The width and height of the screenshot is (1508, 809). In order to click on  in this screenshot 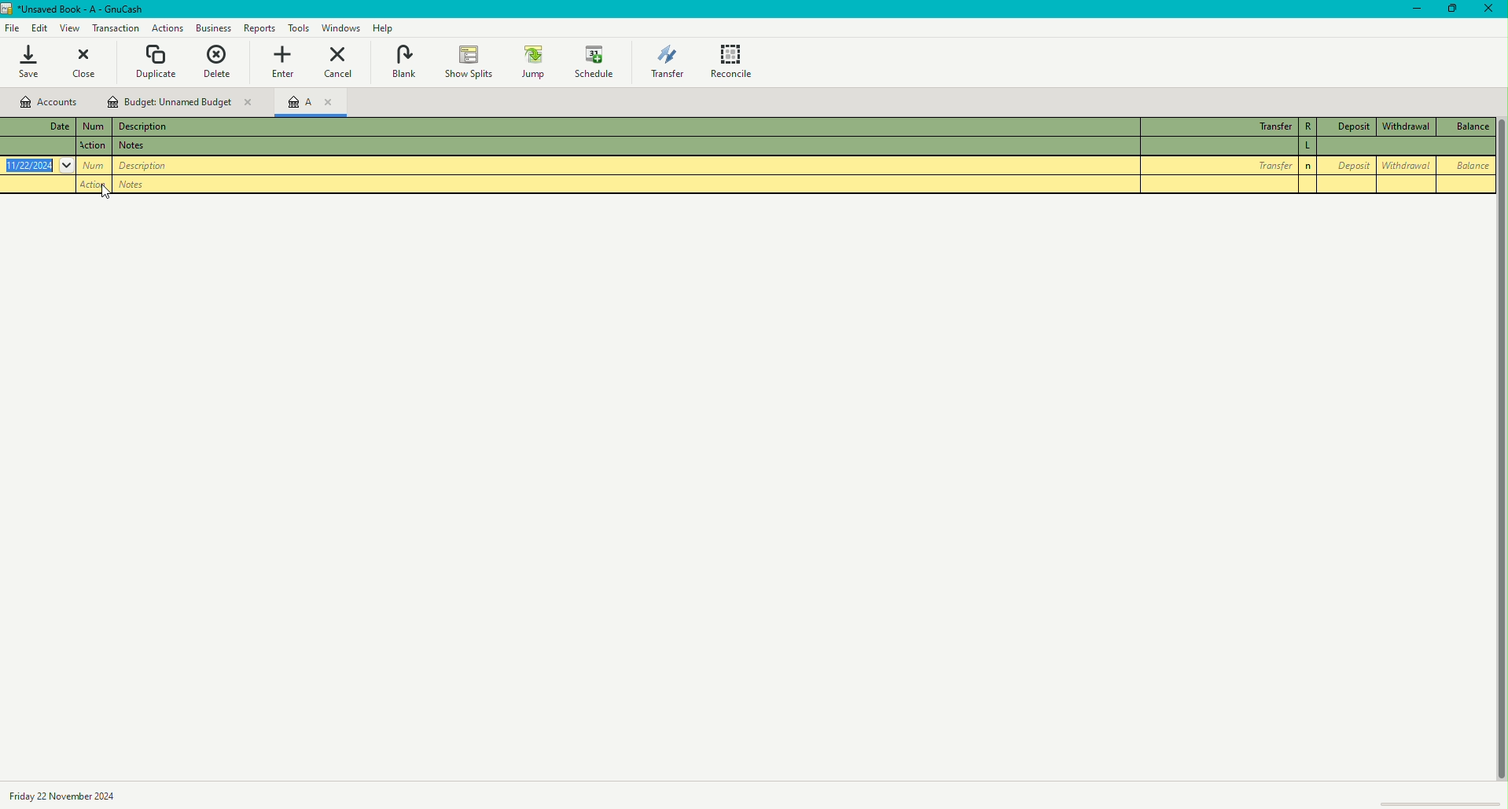, I will do `click(1309, 148)`.